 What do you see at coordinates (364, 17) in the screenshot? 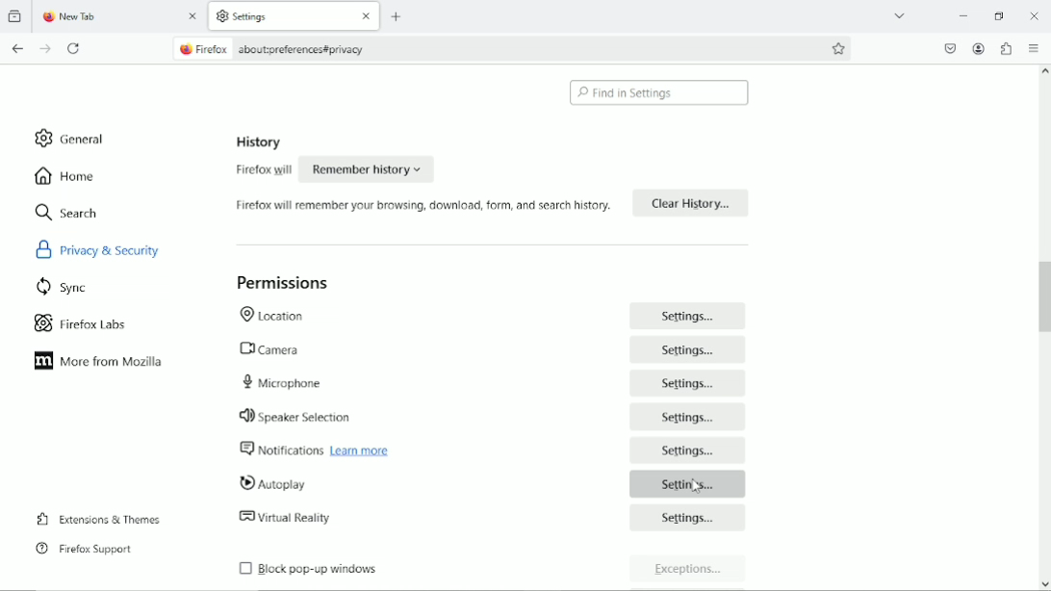
I see `close` at bounding box center [364, 17].